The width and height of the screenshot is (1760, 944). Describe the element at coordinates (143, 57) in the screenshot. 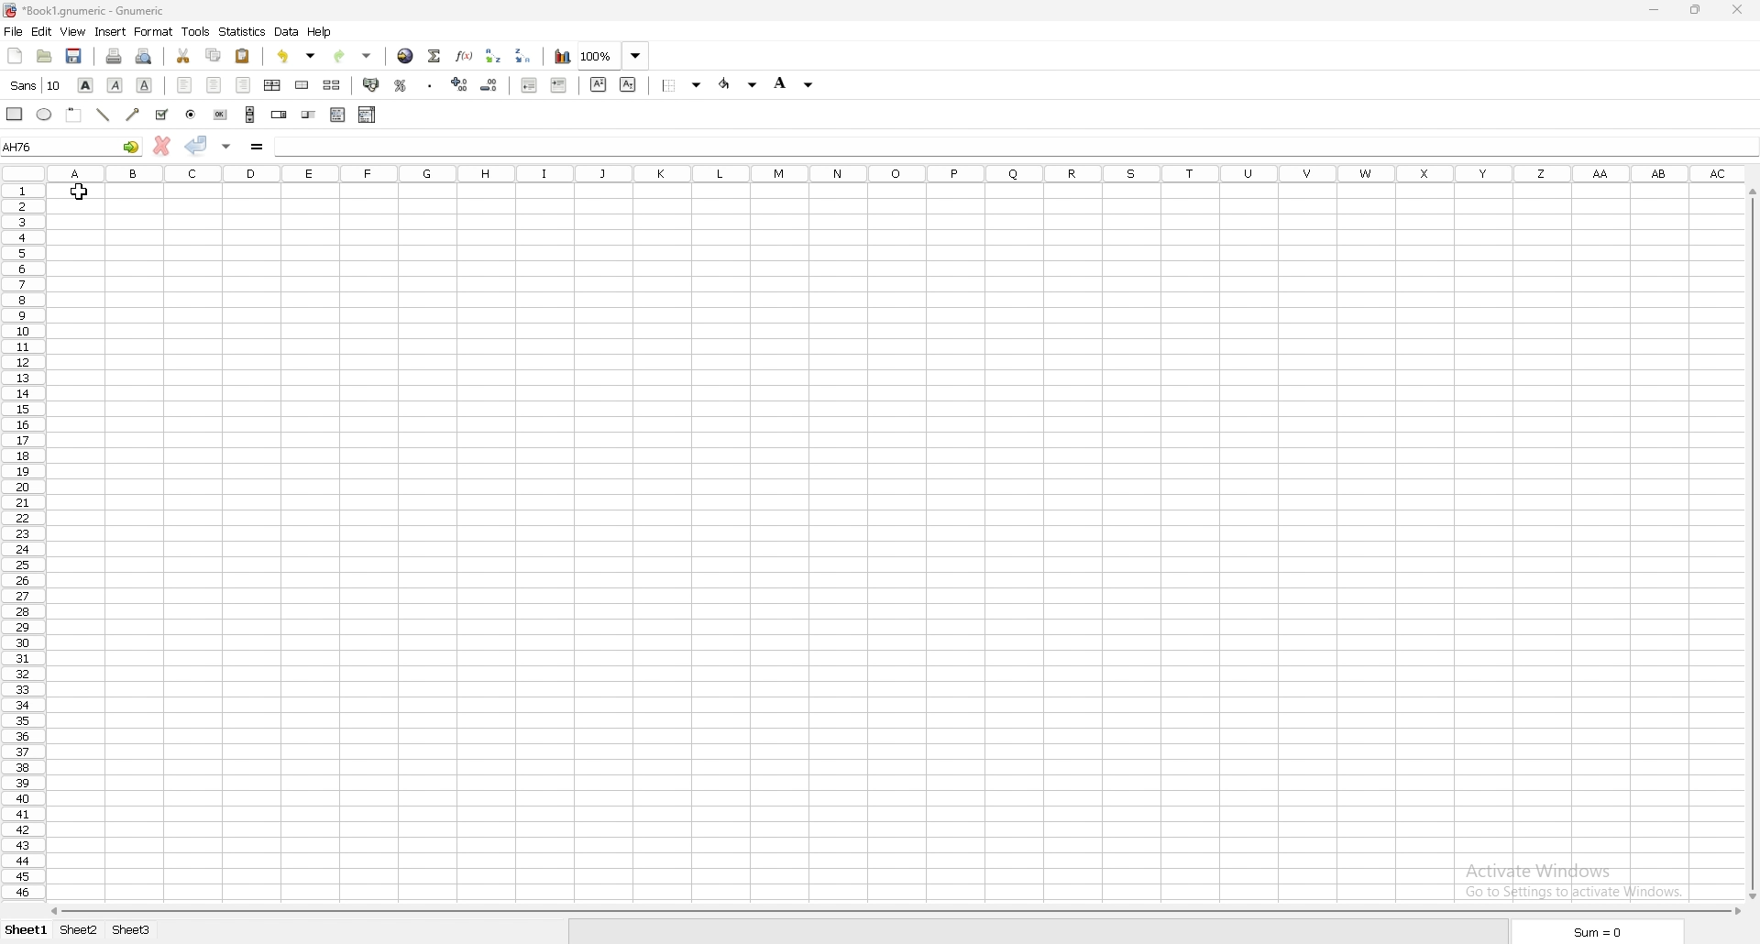

I see `print preview` at that location.